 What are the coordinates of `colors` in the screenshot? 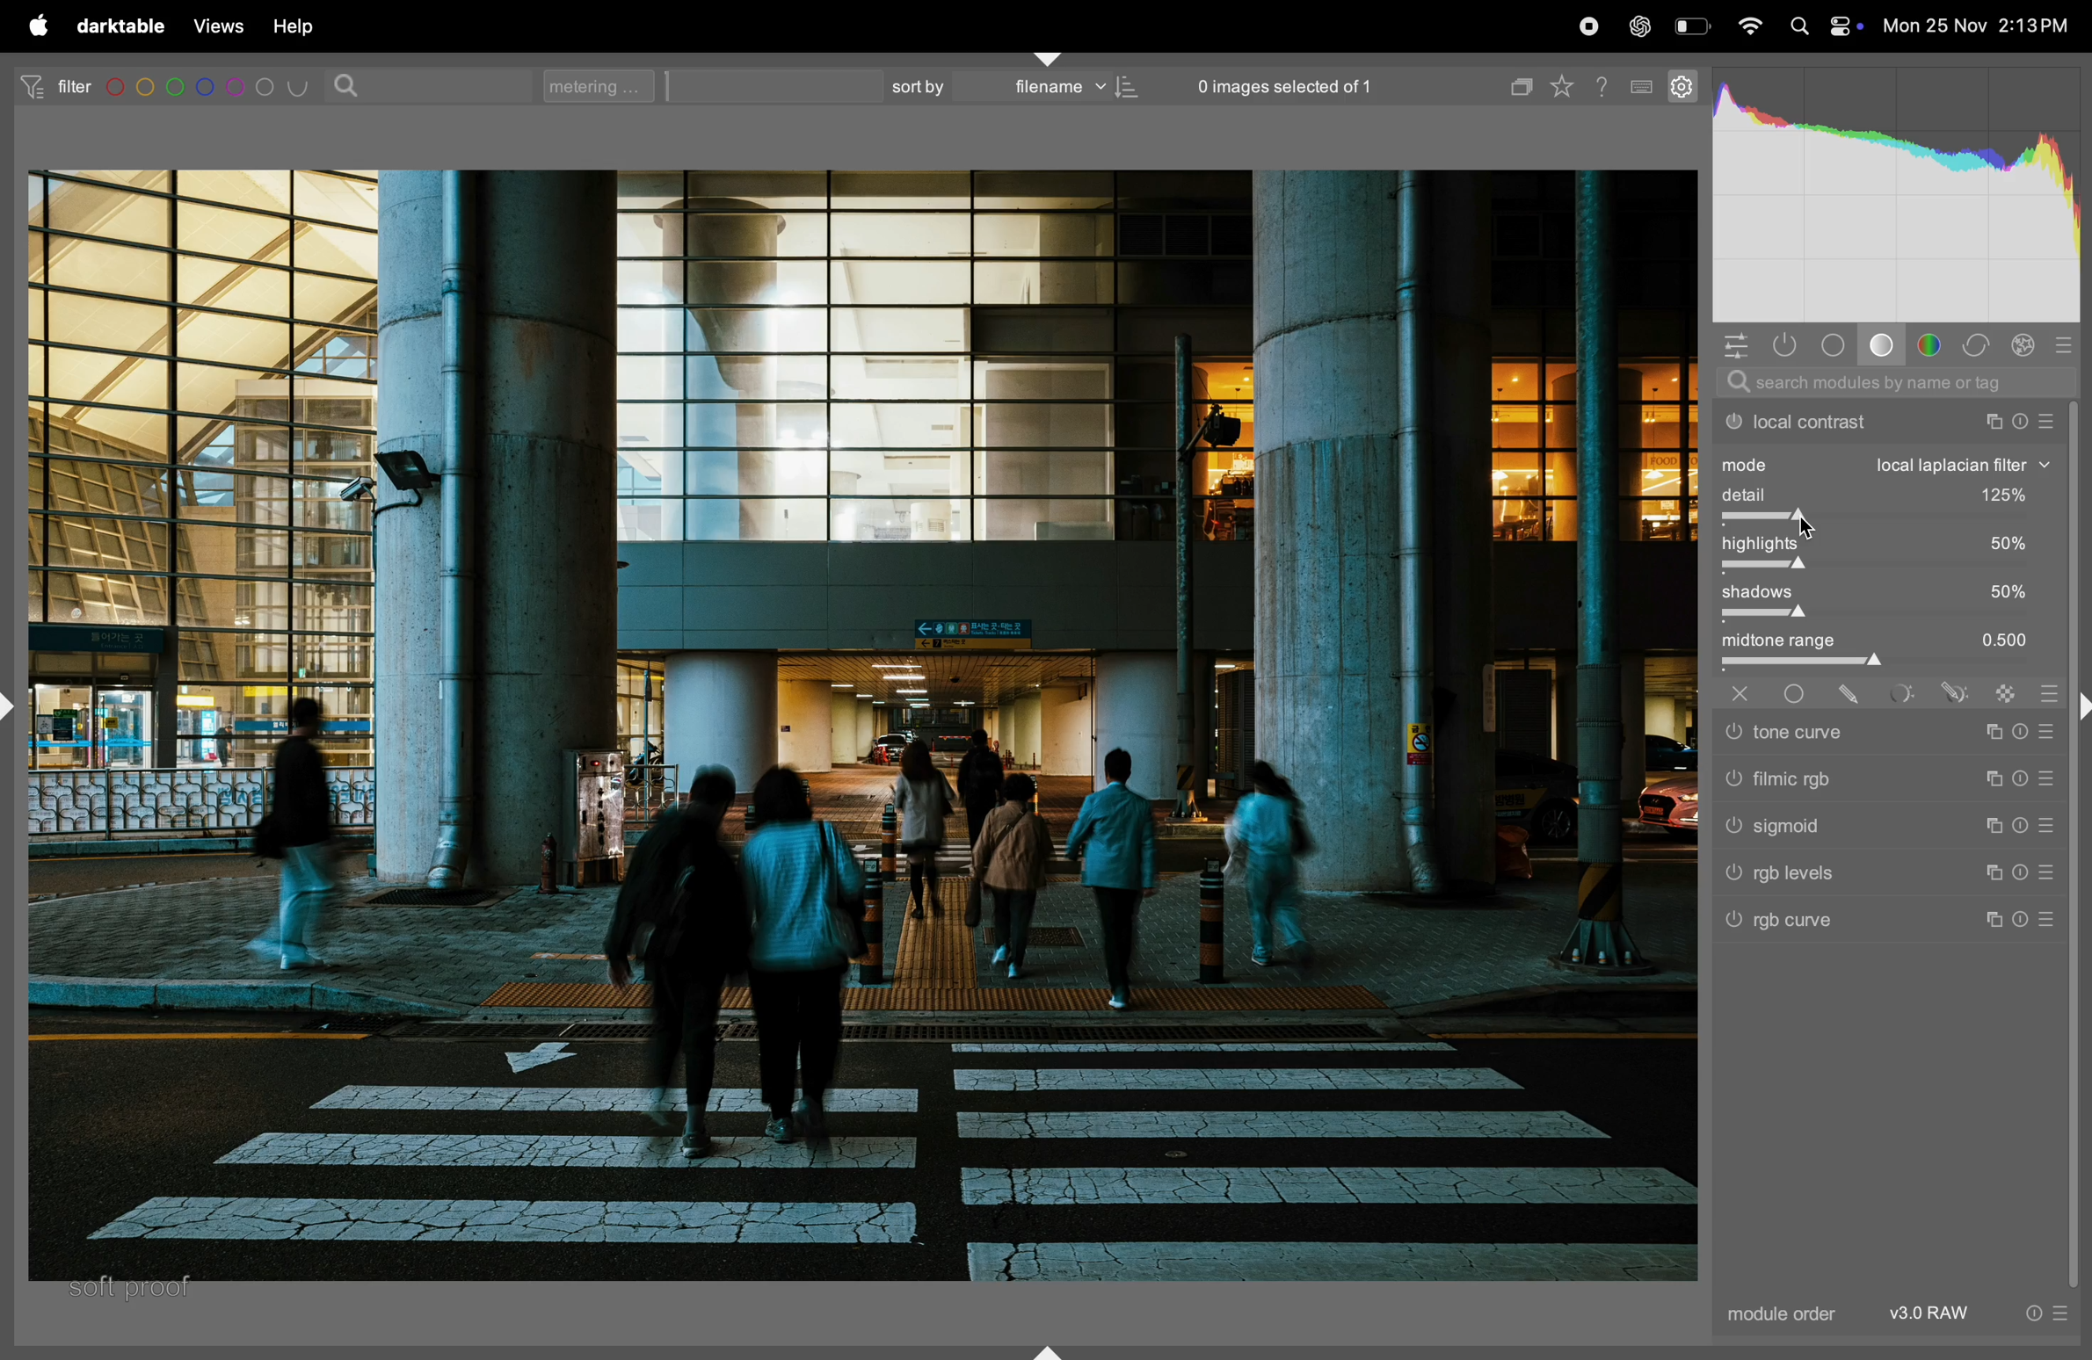 It's located at (1932, 344).